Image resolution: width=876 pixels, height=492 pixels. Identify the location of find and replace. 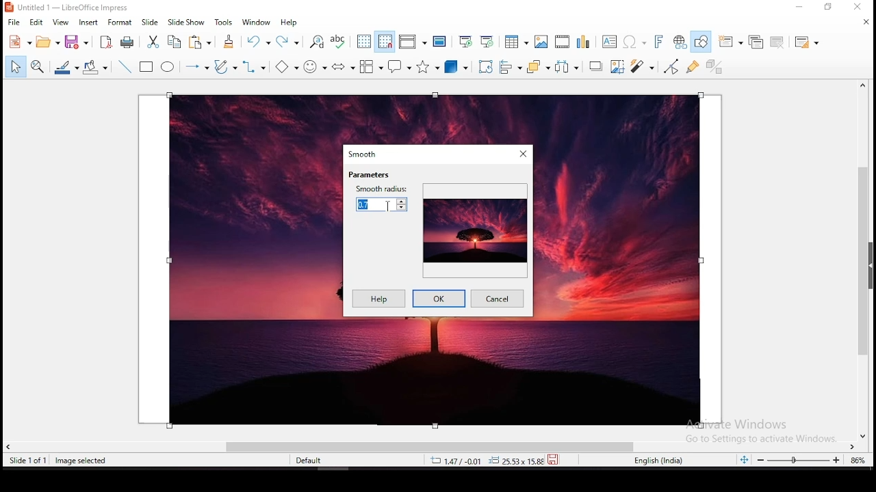
(318, 42).